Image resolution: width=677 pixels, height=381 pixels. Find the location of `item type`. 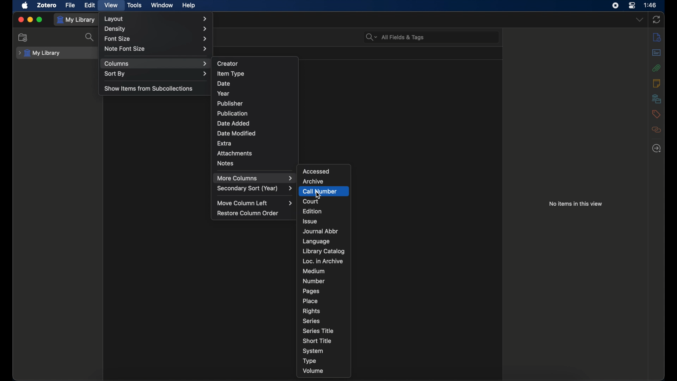

item type is located at coordinates (230, 73).